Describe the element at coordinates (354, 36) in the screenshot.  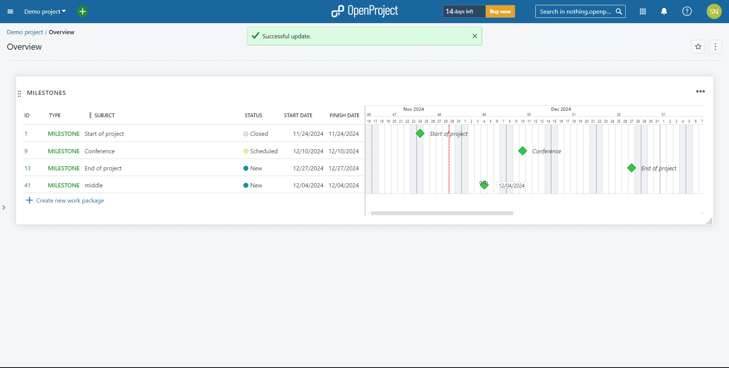
I see `reordering successful` at that location.